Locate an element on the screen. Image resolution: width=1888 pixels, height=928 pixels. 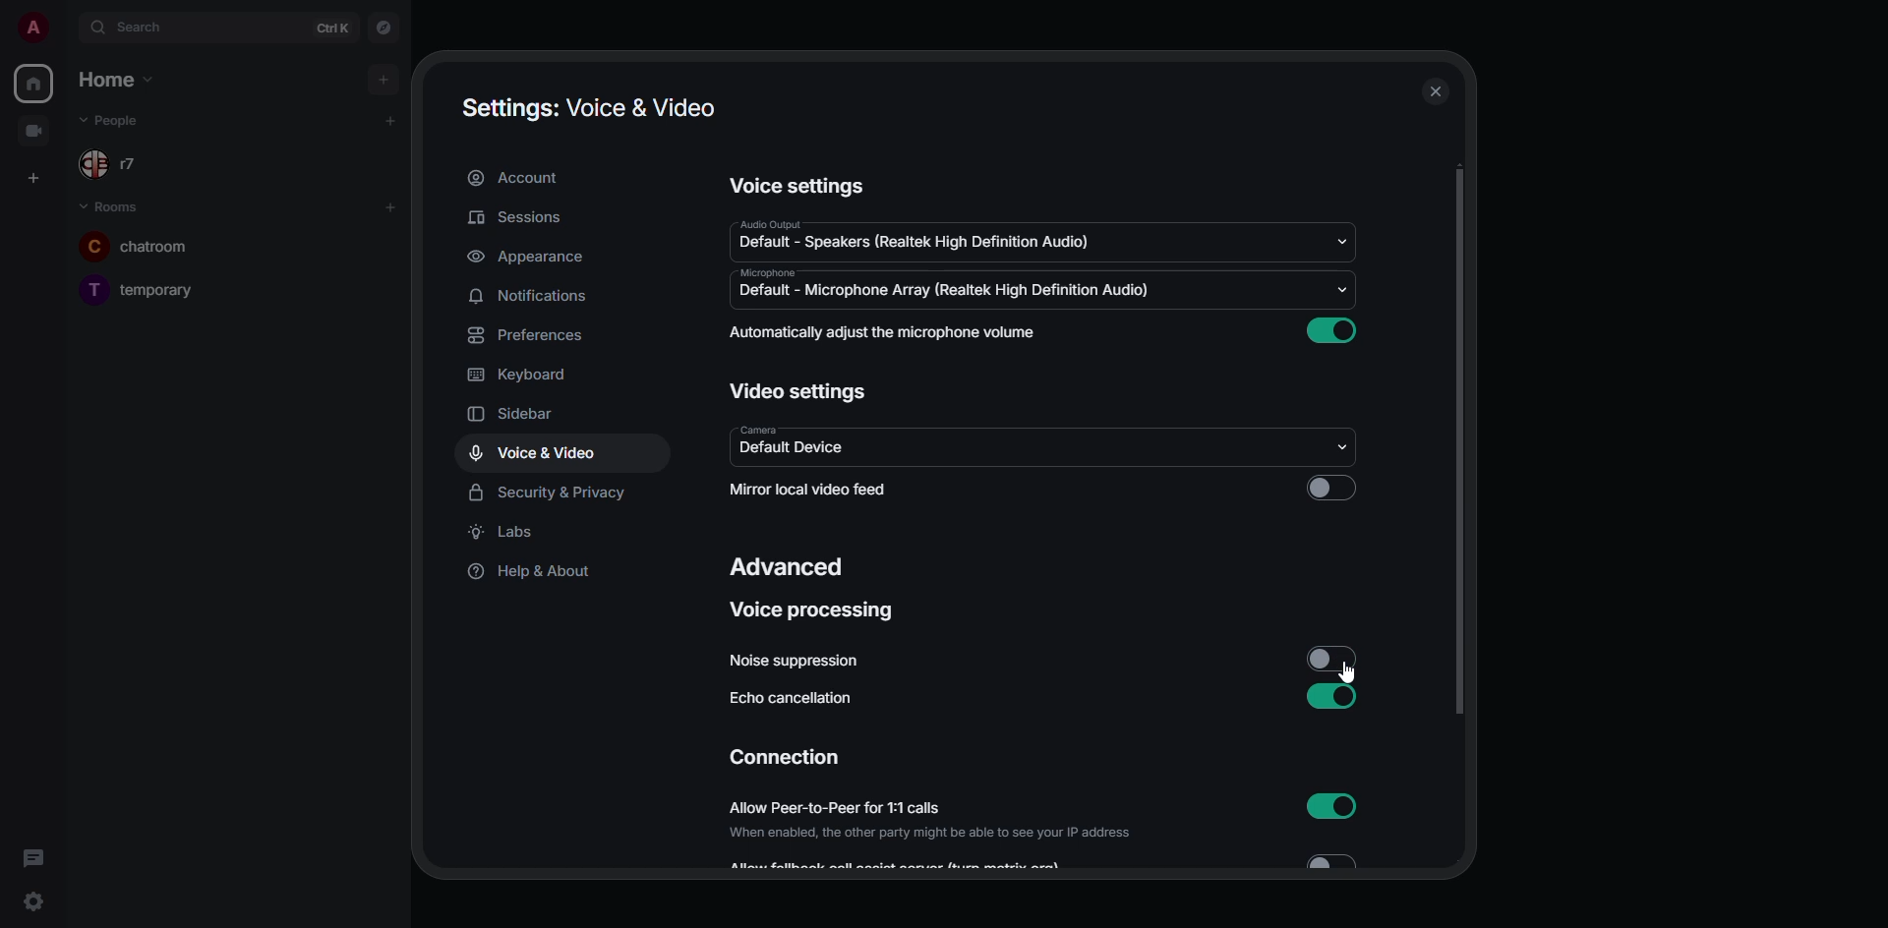
close is located at coordinates (1435, 94).